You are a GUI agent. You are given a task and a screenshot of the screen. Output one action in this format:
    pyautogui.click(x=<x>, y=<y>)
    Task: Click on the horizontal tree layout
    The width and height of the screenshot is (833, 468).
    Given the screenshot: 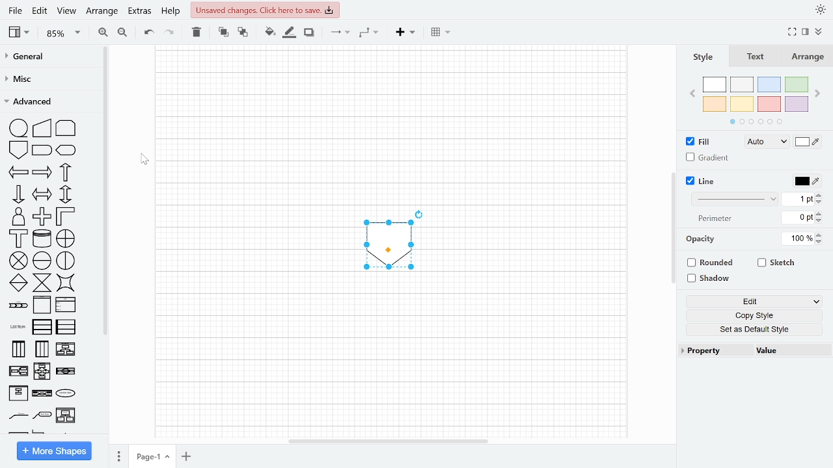 What is the action you would take?
    pyautogui.click(x=43, y=371)
    